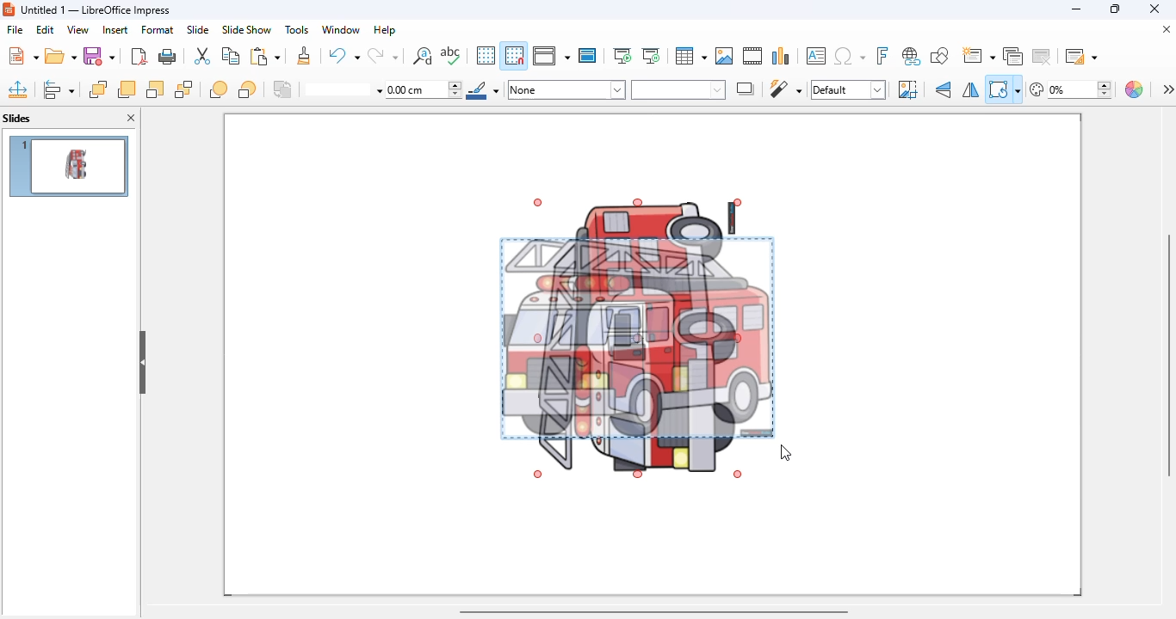 The height and width of the screenshot is (619, 1176). I want to click on align objects, so click(59, 89).